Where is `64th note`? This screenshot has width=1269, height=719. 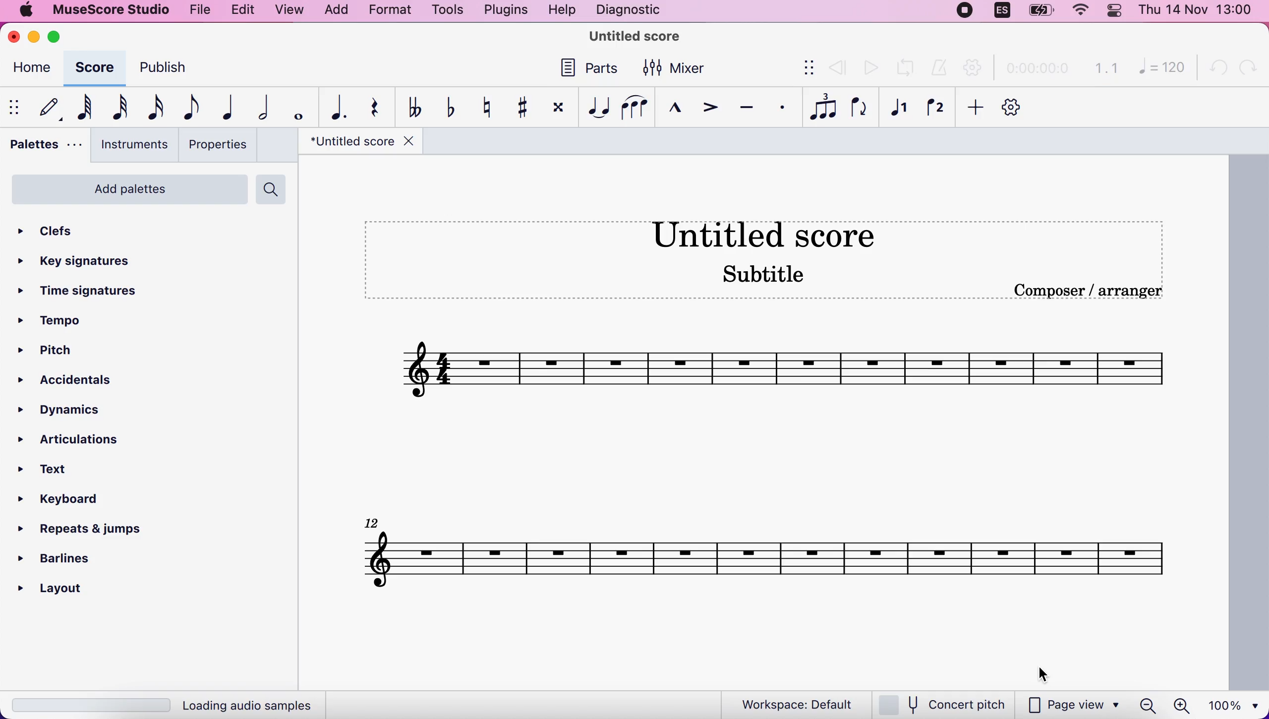
64th note is located at coordinates (86, 107).